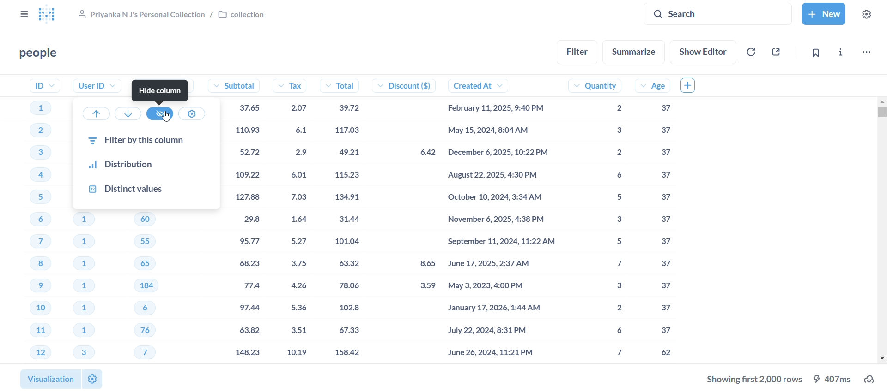 The height and width of the screenshot is (392, 887). Describe the element at coordinates (166, 116) in the screenshot. I see `Cursor` at that location.